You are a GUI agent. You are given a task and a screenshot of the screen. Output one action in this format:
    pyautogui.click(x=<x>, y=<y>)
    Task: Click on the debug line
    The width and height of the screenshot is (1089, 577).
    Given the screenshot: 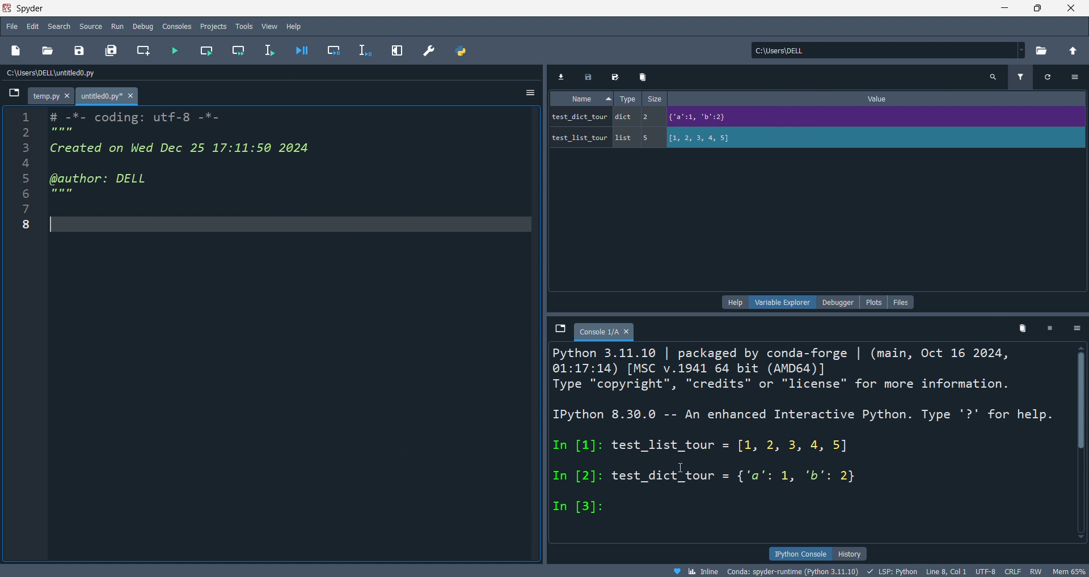 What is the action you would take?
    pyautogui.click(x=364, y=50)
    